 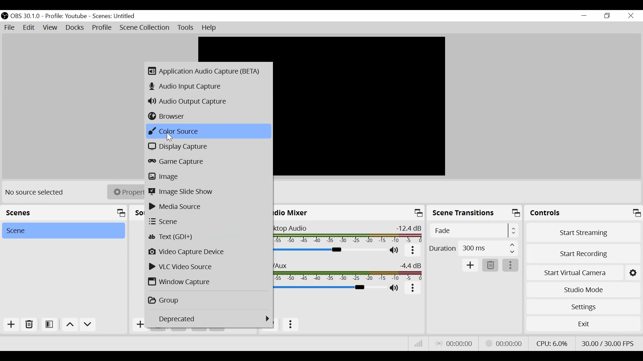 I want to click on move up, so click(x=69, y=325).